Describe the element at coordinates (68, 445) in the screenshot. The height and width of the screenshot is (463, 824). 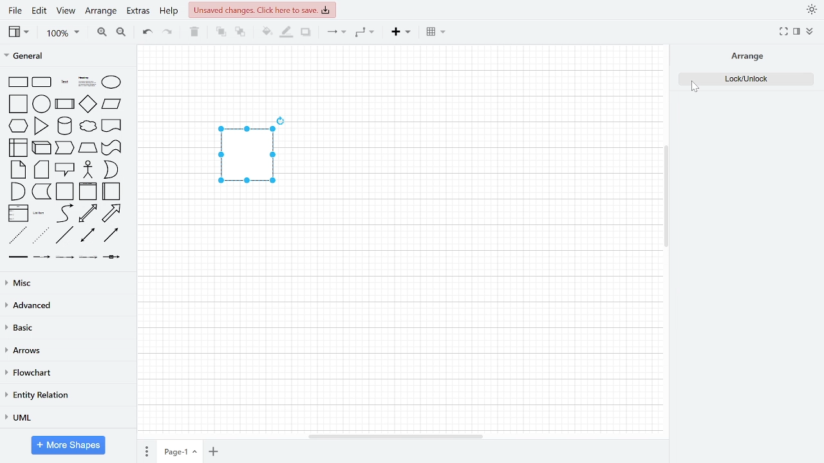
I see `more shapes` at that location.